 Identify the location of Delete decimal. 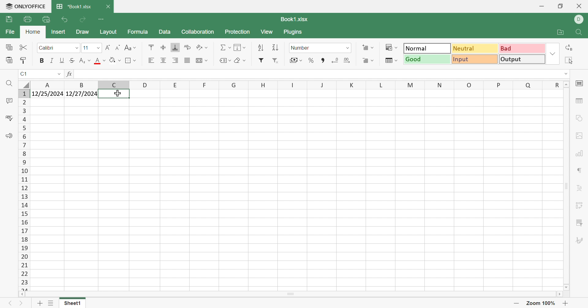
(335, 59).